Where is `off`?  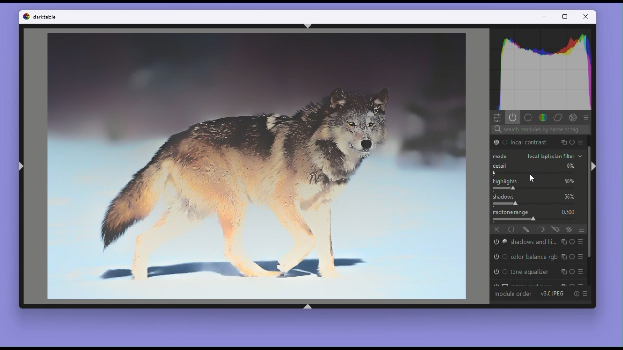
off is located at coordinates (497, 231).